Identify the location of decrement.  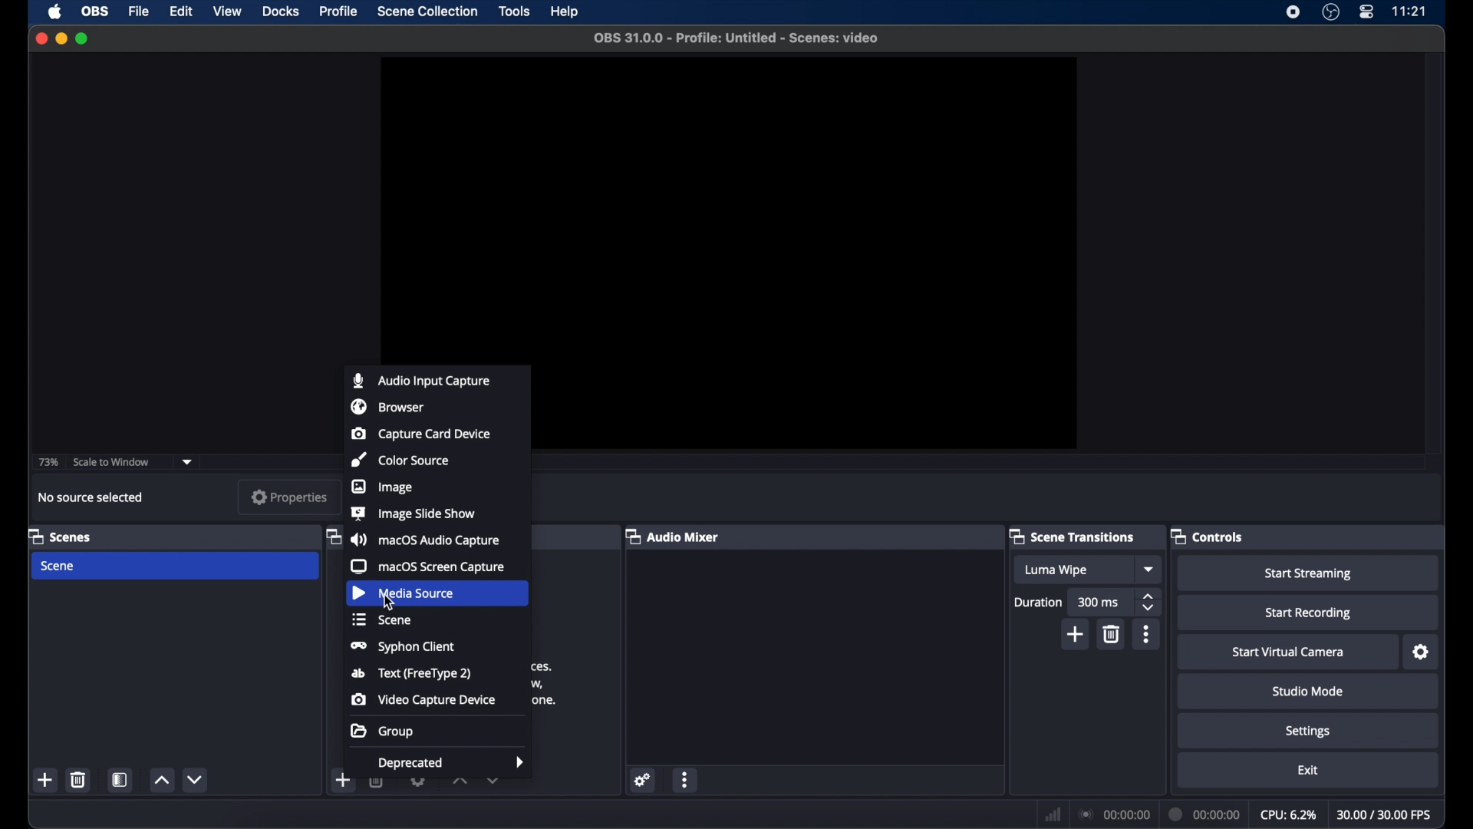
(195, 779).